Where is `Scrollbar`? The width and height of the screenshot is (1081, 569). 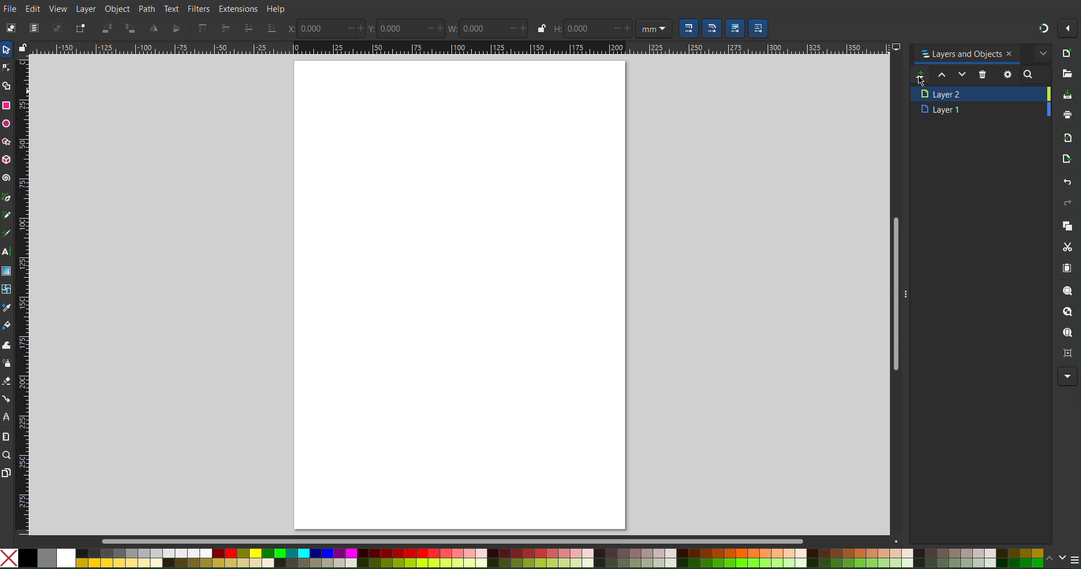
Scrollbar is located at coordinates (186, 541).